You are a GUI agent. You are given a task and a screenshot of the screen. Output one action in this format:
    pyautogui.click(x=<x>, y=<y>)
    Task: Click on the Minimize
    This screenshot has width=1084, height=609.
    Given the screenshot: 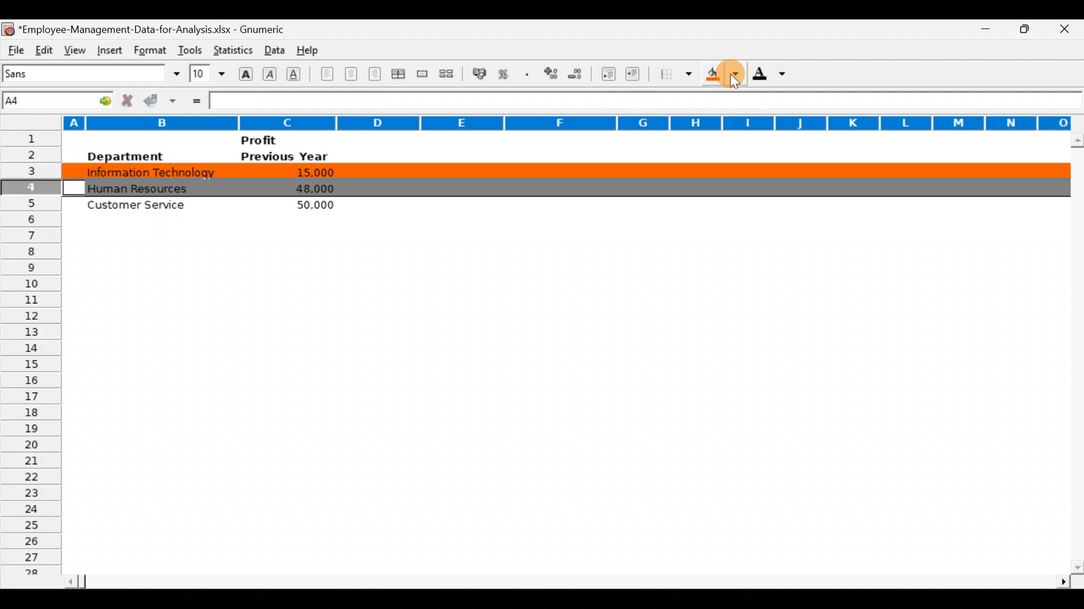 What is the action you would take?
    pyautogui.click(x=979, y=29)
    